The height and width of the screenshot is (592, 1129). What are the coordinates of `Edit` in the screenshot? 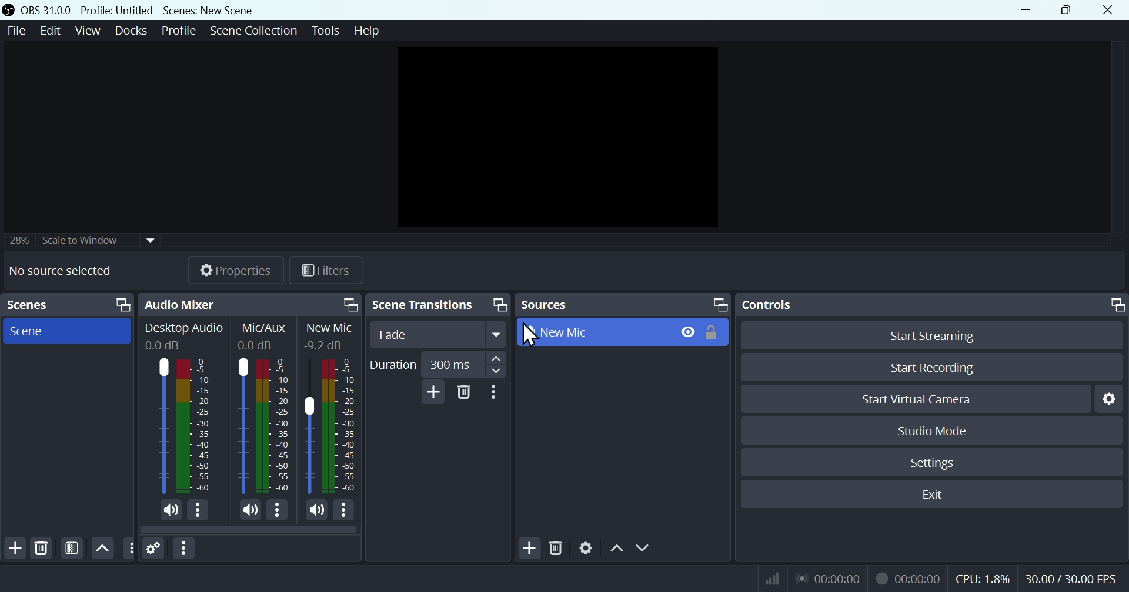 It's located at (48, 31).